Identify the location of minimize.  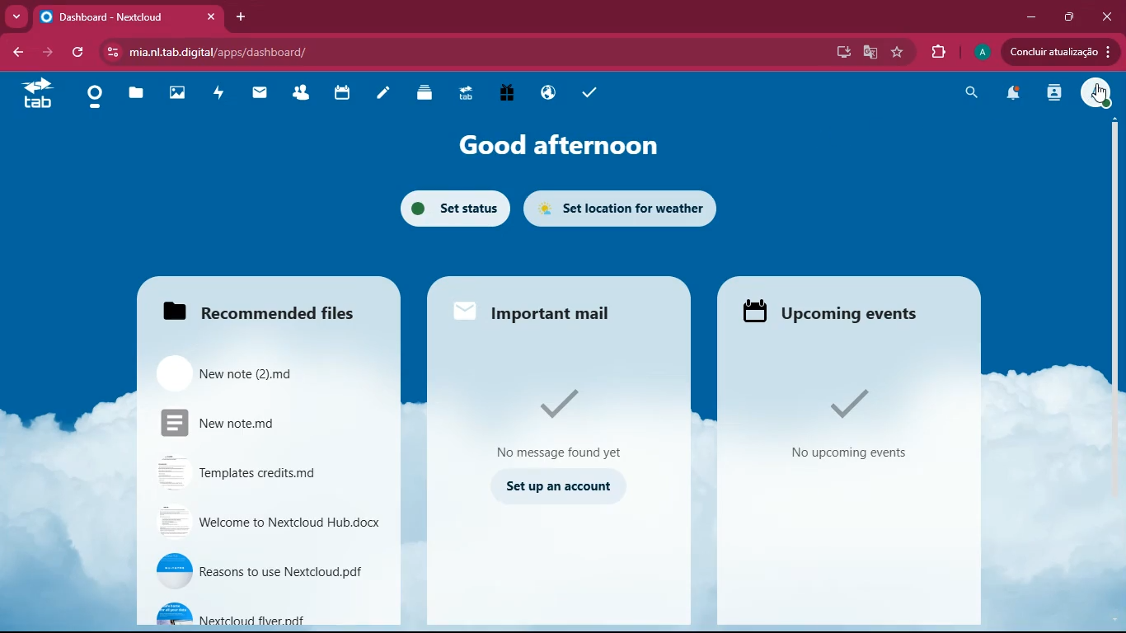
(1026, 18).